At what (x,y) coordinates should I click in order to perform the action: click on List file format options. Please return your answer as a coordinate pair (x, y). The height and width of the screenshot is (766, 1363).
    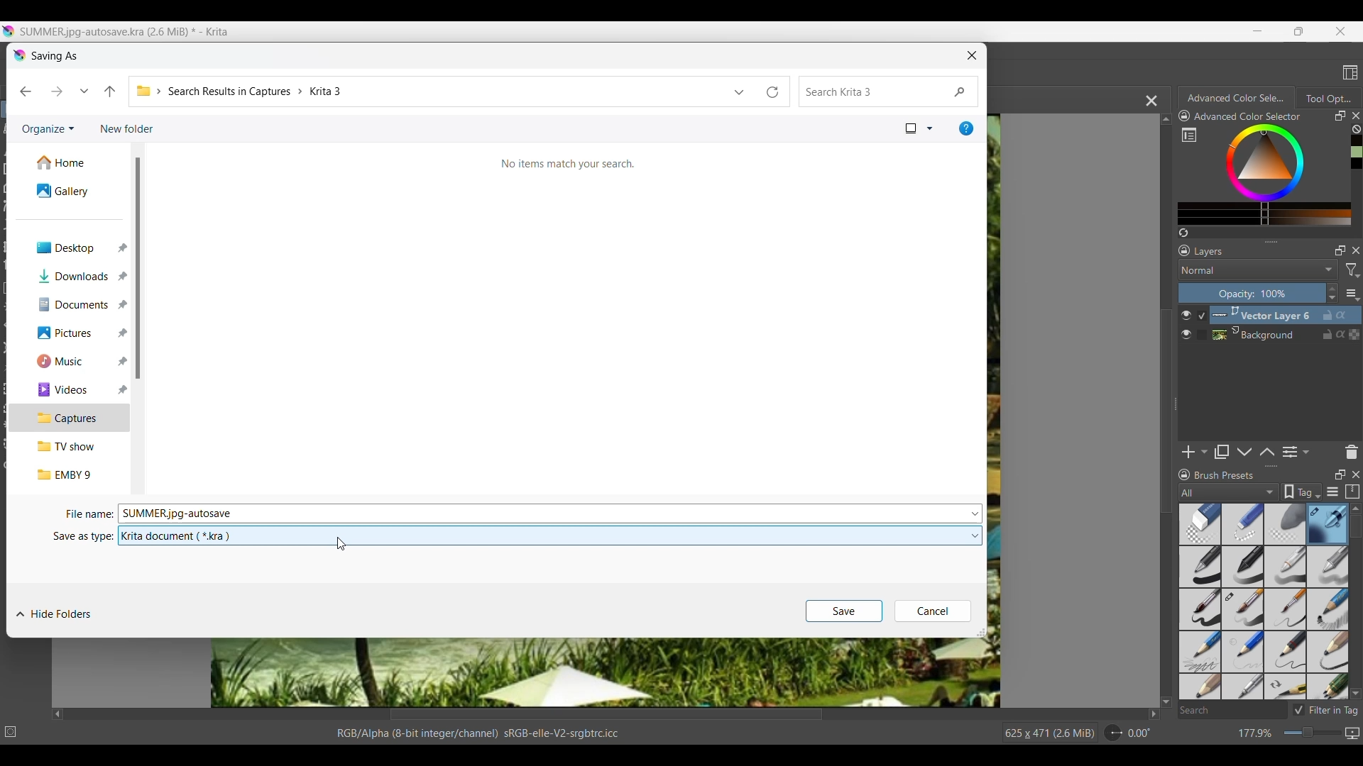
    Looking at the image, I should click on (975, 536).